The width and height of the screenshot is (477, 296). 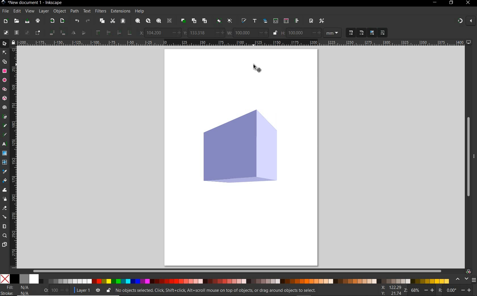 I want to click on enable snapping, so click(x=460, y=21).